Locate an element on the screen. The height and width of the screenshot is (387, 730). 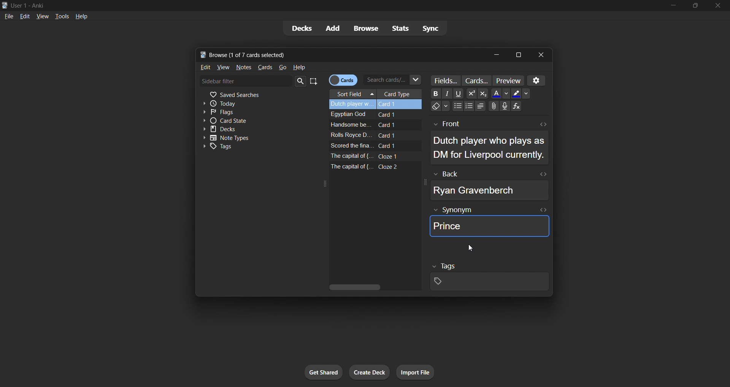
preview cards is located at coordinates (508, 81).